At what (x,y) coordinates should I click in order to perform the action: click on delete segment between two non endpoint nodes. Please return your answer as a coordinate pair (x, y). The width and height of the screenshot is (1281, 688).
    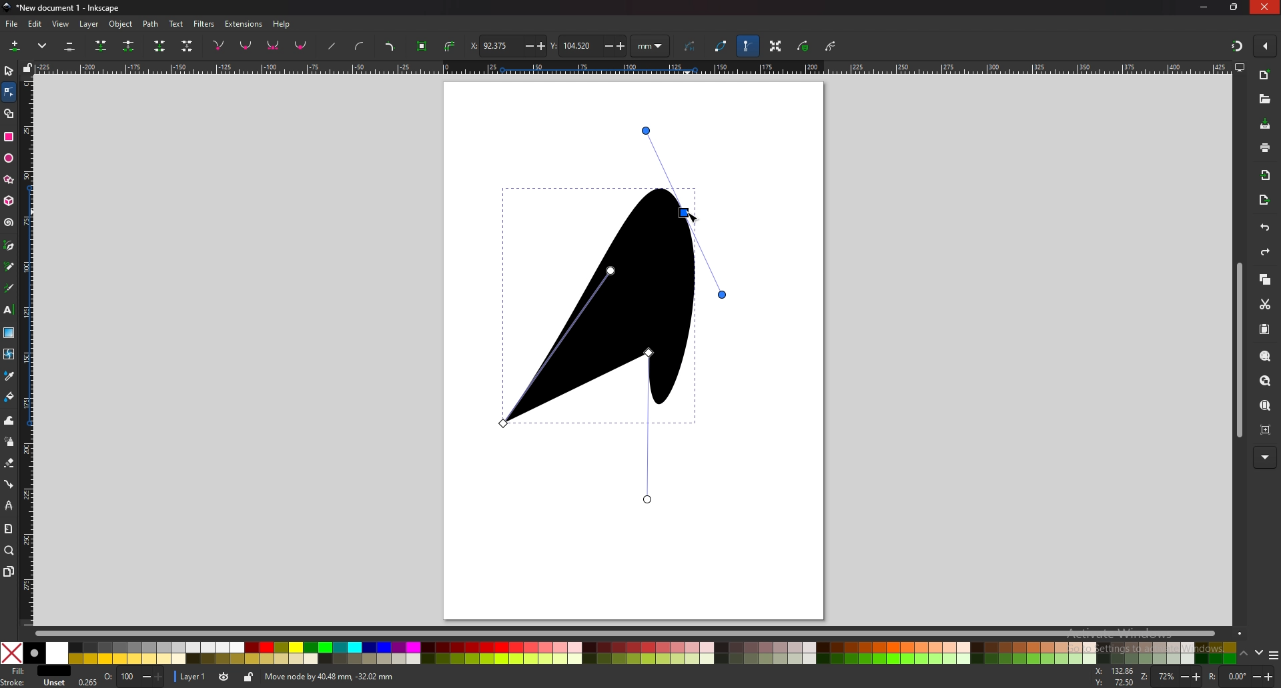
    Looking at the image, I should click on (187, 46).